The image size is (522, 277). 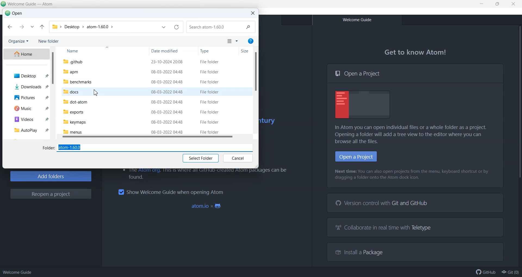 I want to click on Get to know Atom!, so click(x=416, y=52).